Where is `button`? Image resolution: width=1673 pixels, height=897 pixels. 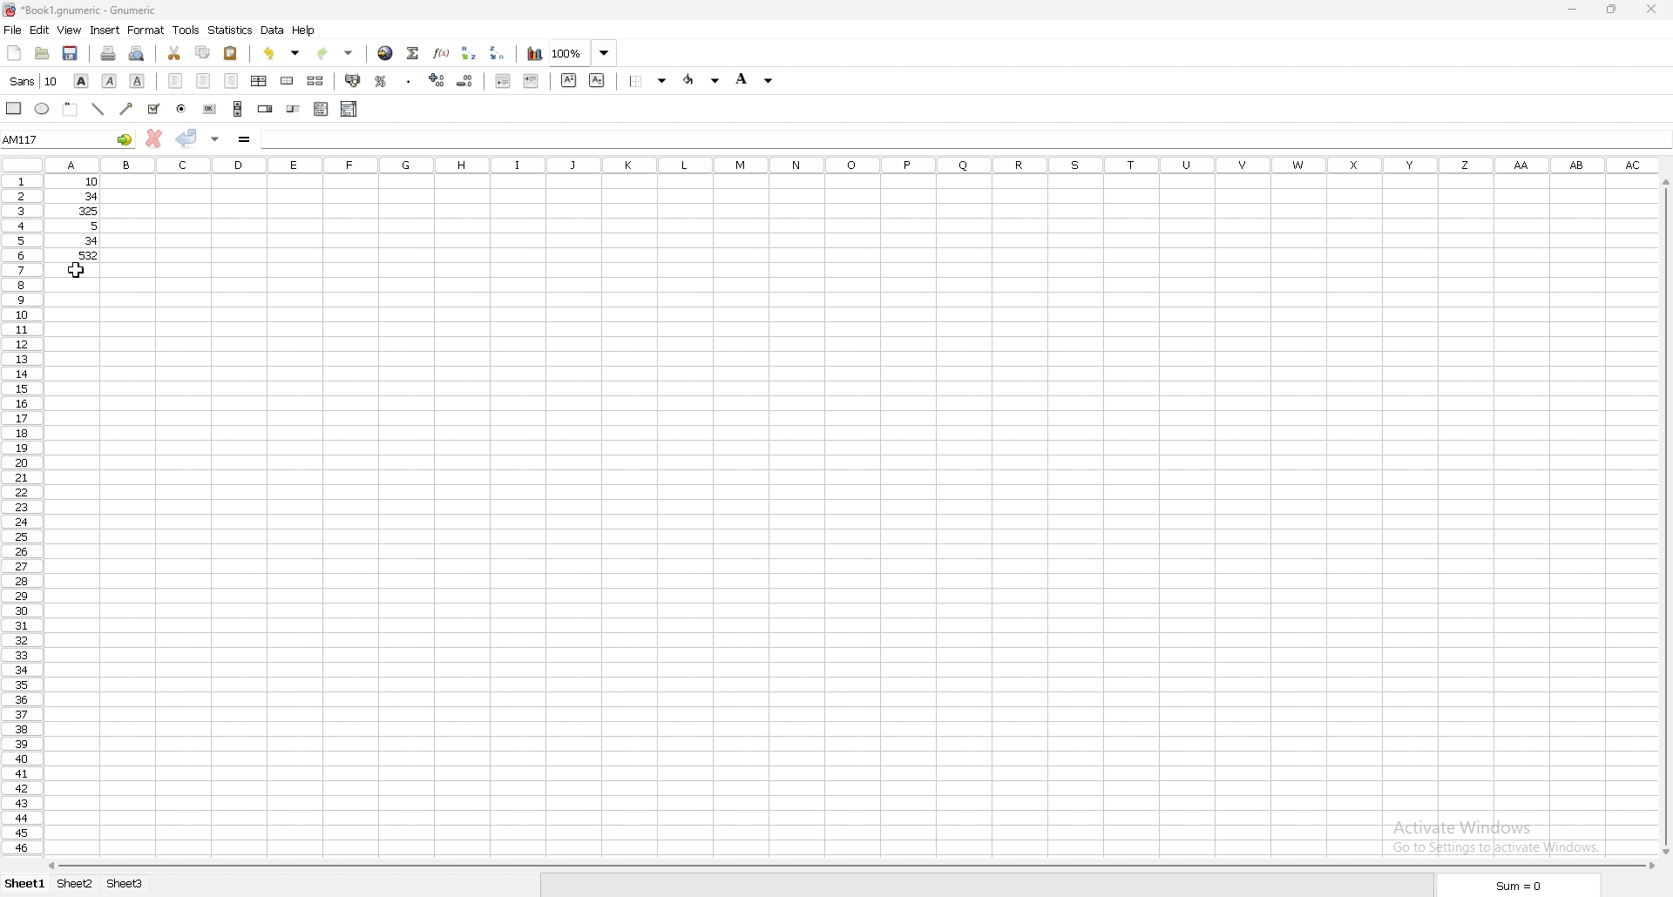
button is located at coordinates (210, 108).